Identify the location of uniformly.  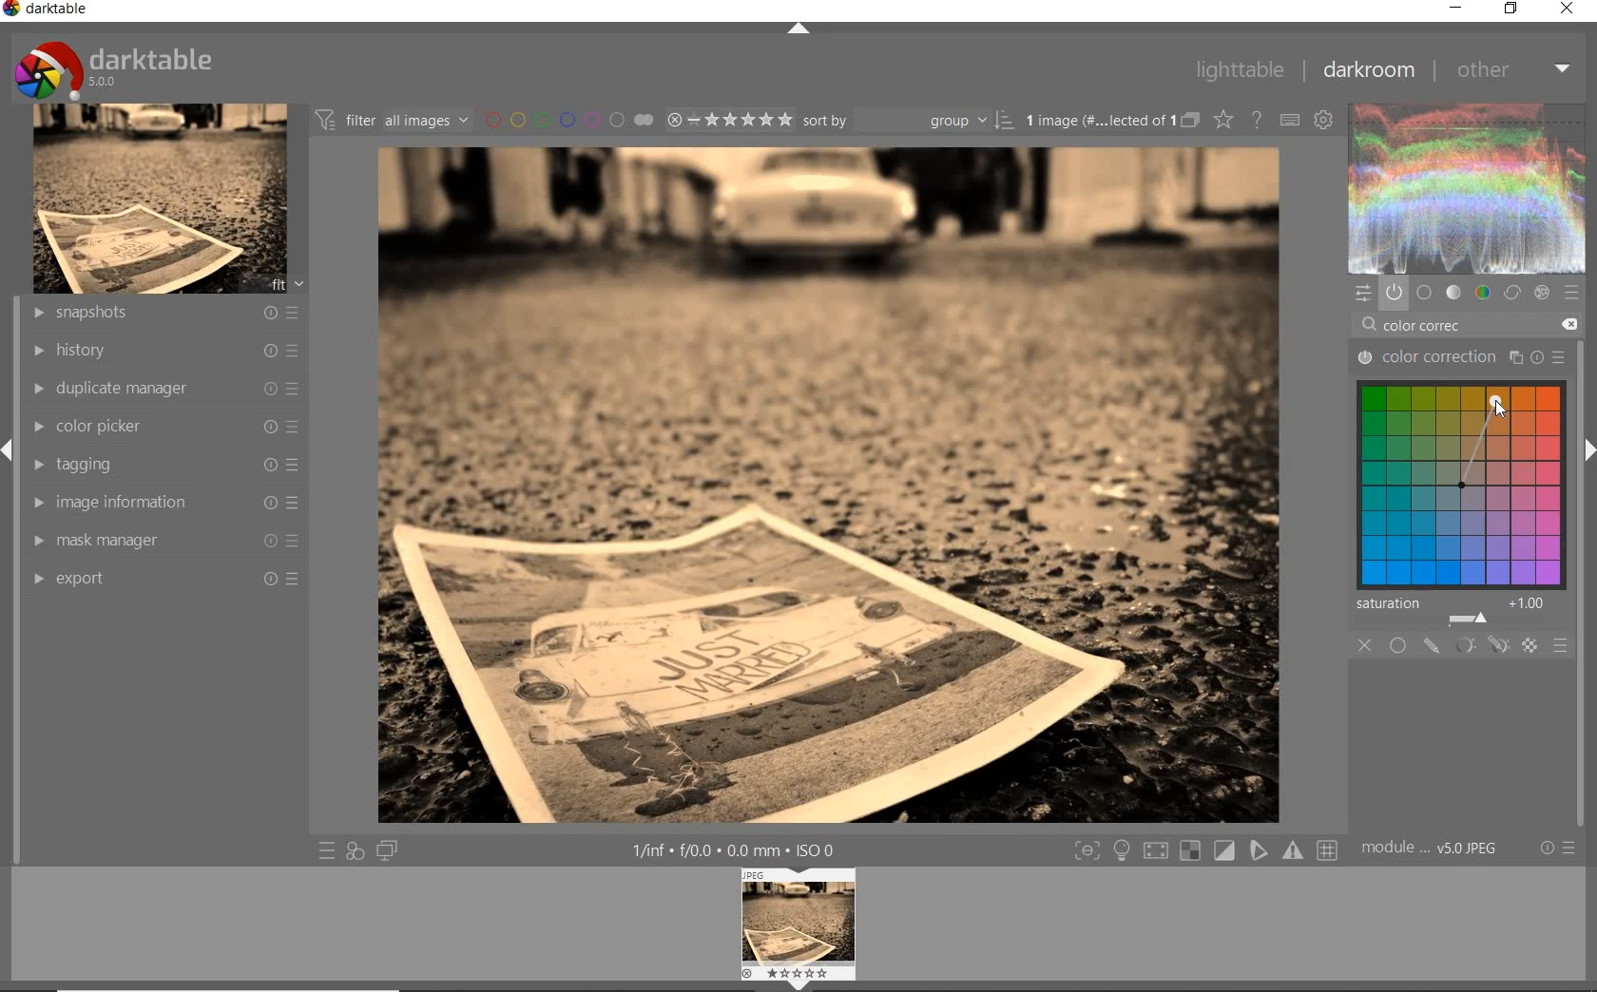
(1397, 645).